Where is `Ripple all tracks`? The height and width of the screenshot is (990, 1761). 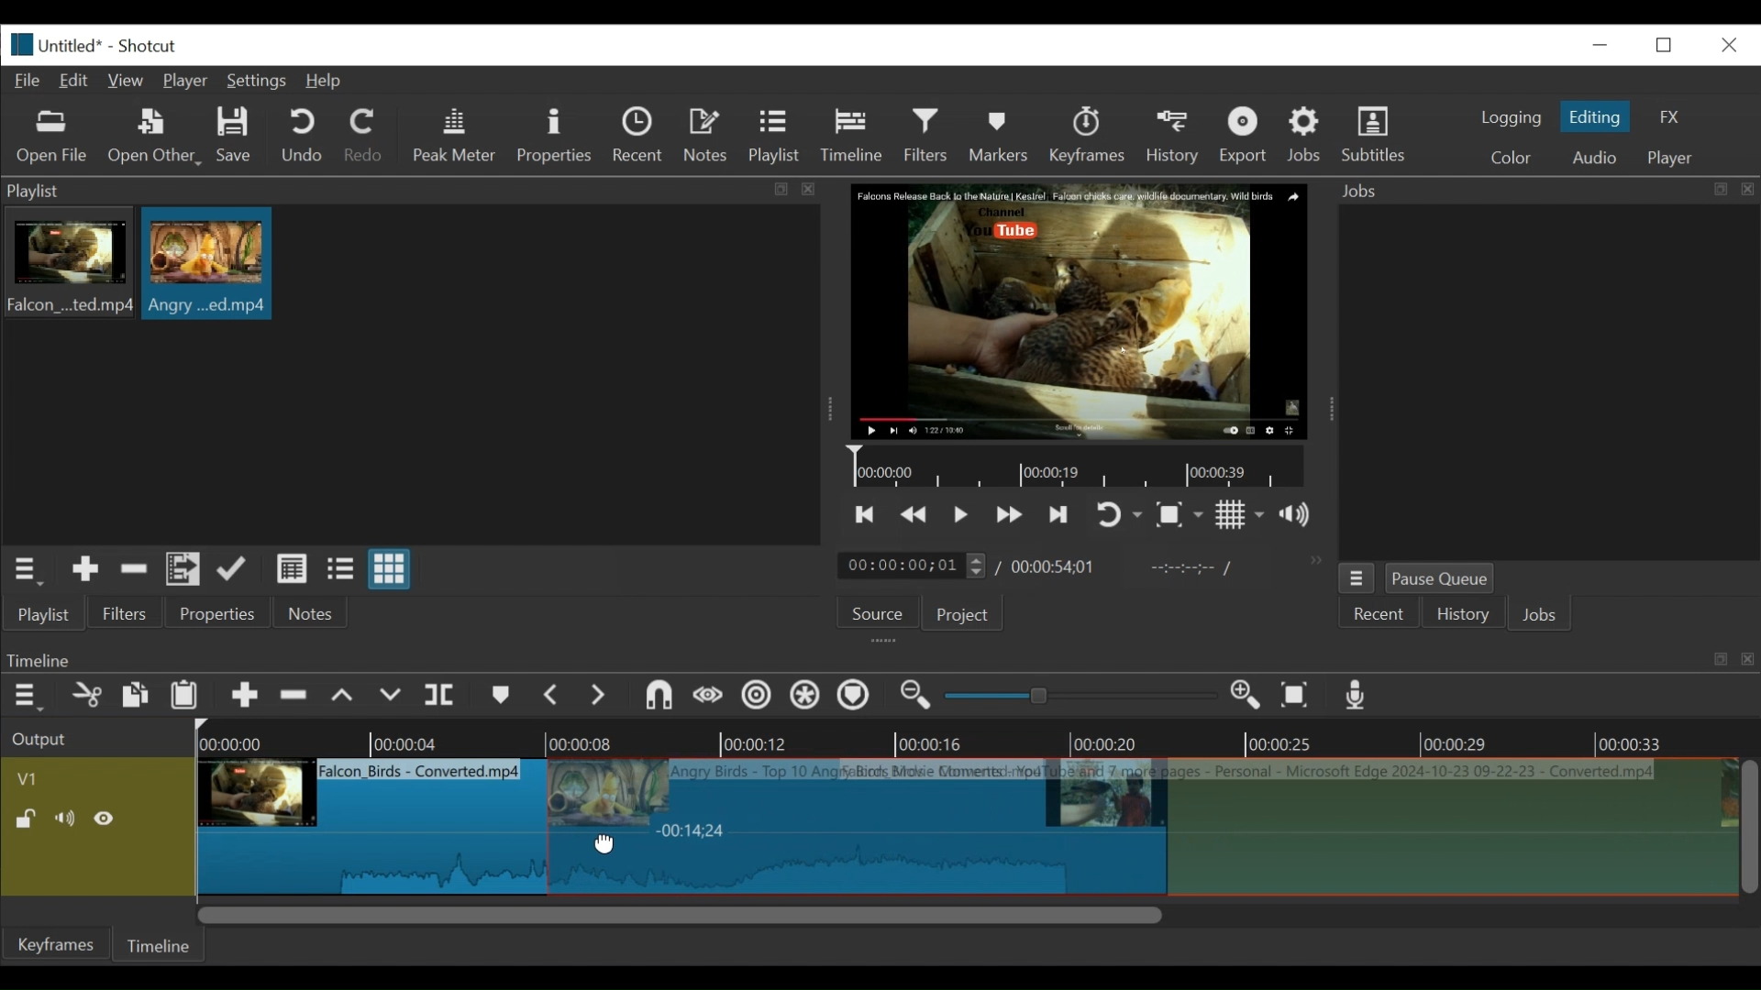 Ripple all tracks is located at coordinates (804, 698).